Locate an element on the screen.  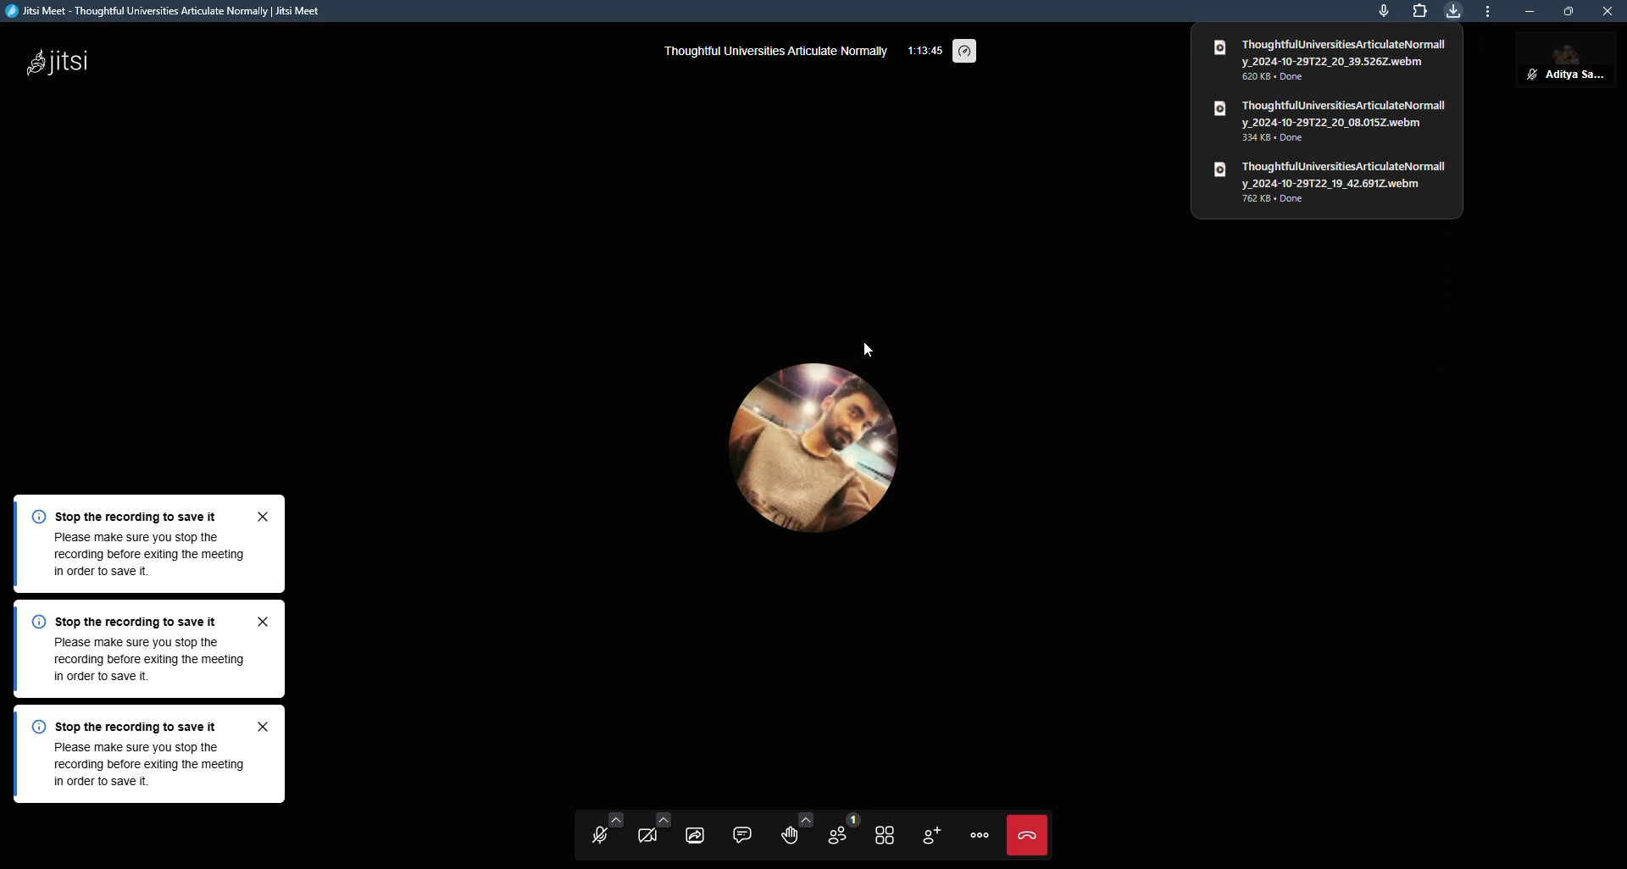
close is located at coordinates (266, 515).